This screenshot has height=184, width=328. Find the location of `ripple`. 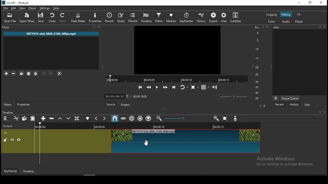

ripple is located at coordinates (132, 119).